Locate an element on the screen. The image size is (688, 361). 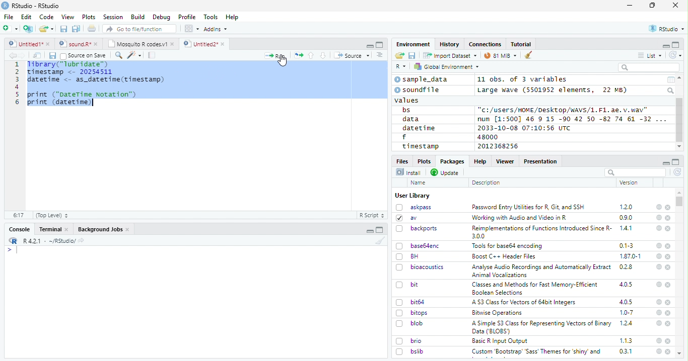
View is located at coordinates (68, 17).